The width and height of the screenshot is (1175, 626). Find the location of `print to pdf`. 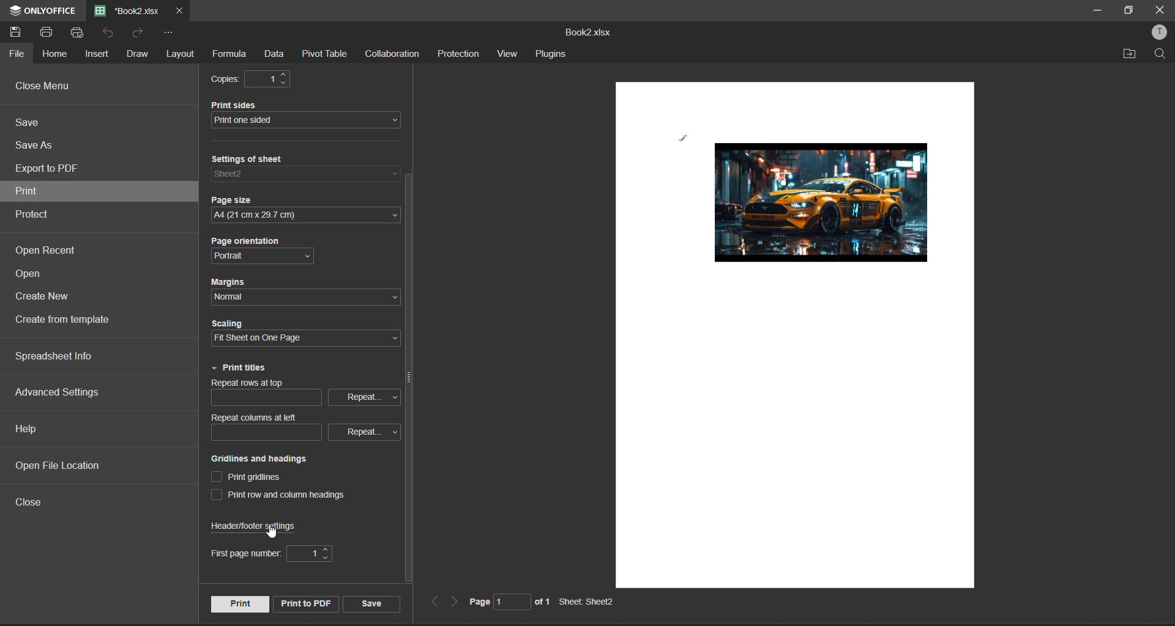

print to pdf is located at coordinates (304, 603).